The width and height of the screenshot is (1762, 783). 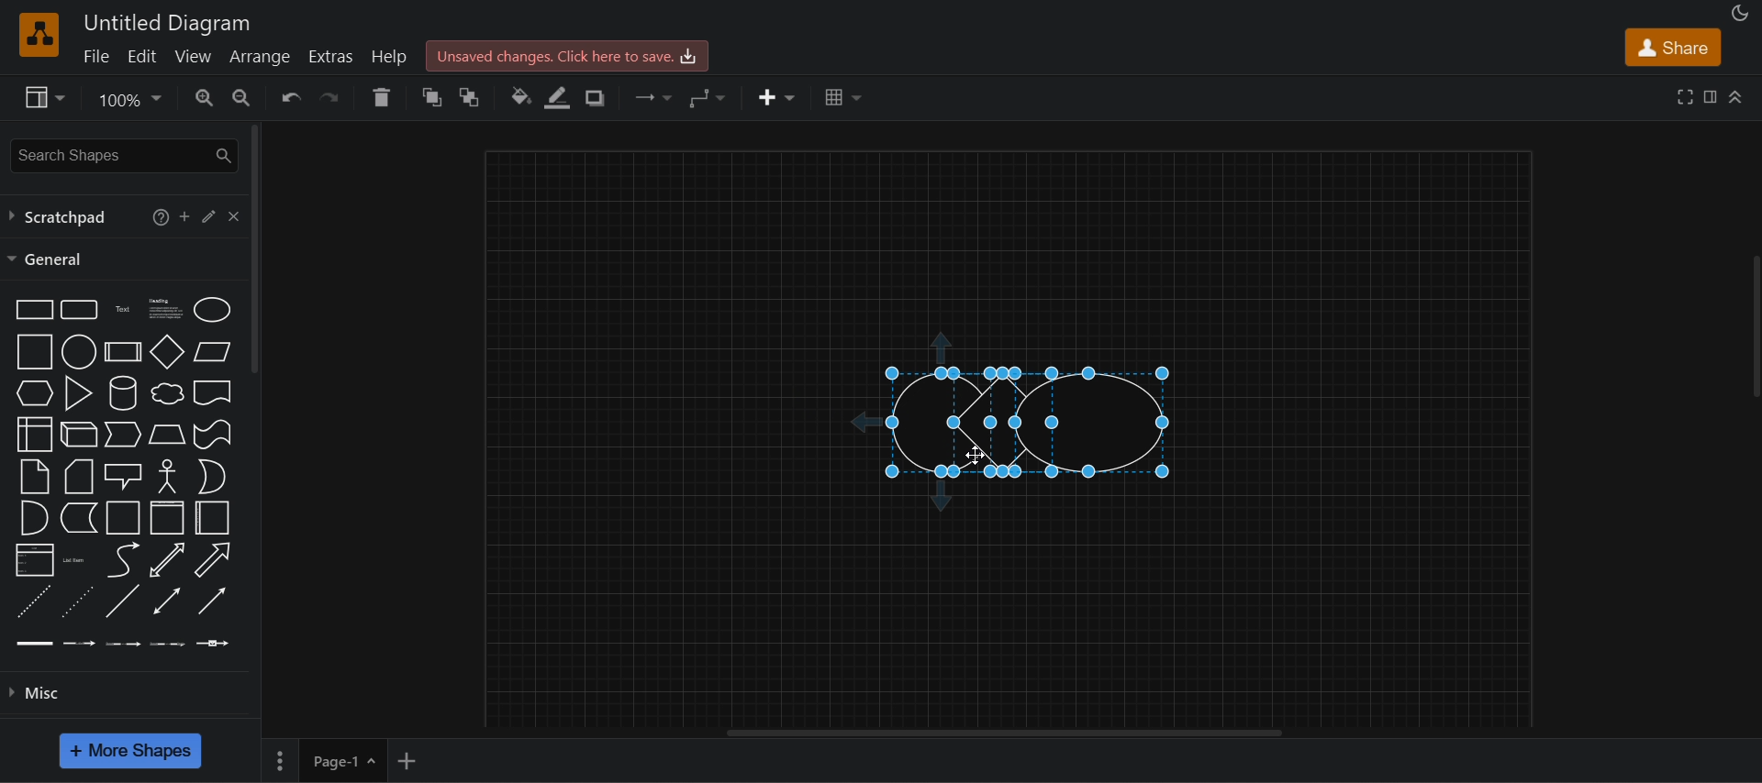 What do you see at coordinates (80, 641) in the screenshot?
I see `connector with label` at bounding box center [80, 641].